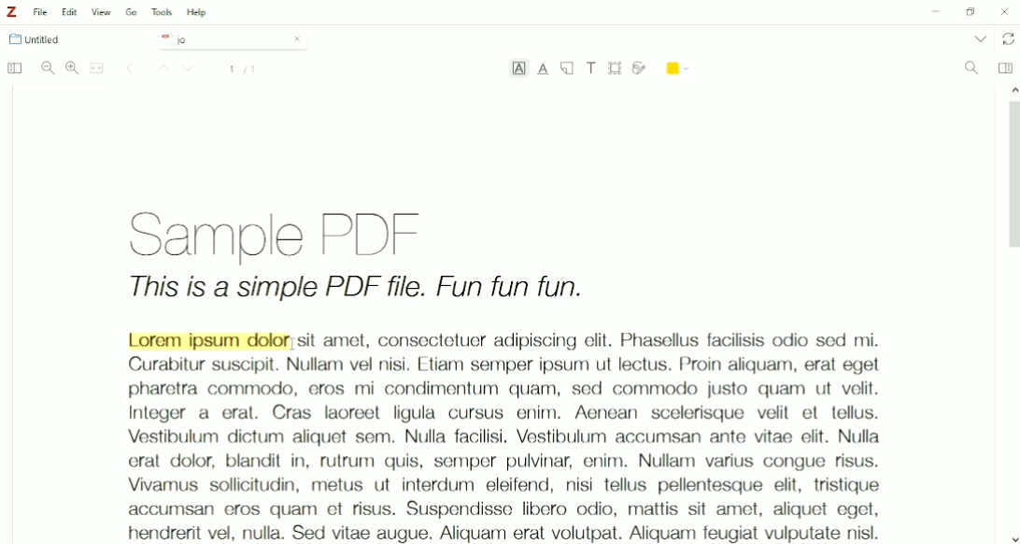 The width and height of the screenshot is (1020, 544). Describe the element at coordinates (243, 69) in the screenshot. I see `Page number` at that location.